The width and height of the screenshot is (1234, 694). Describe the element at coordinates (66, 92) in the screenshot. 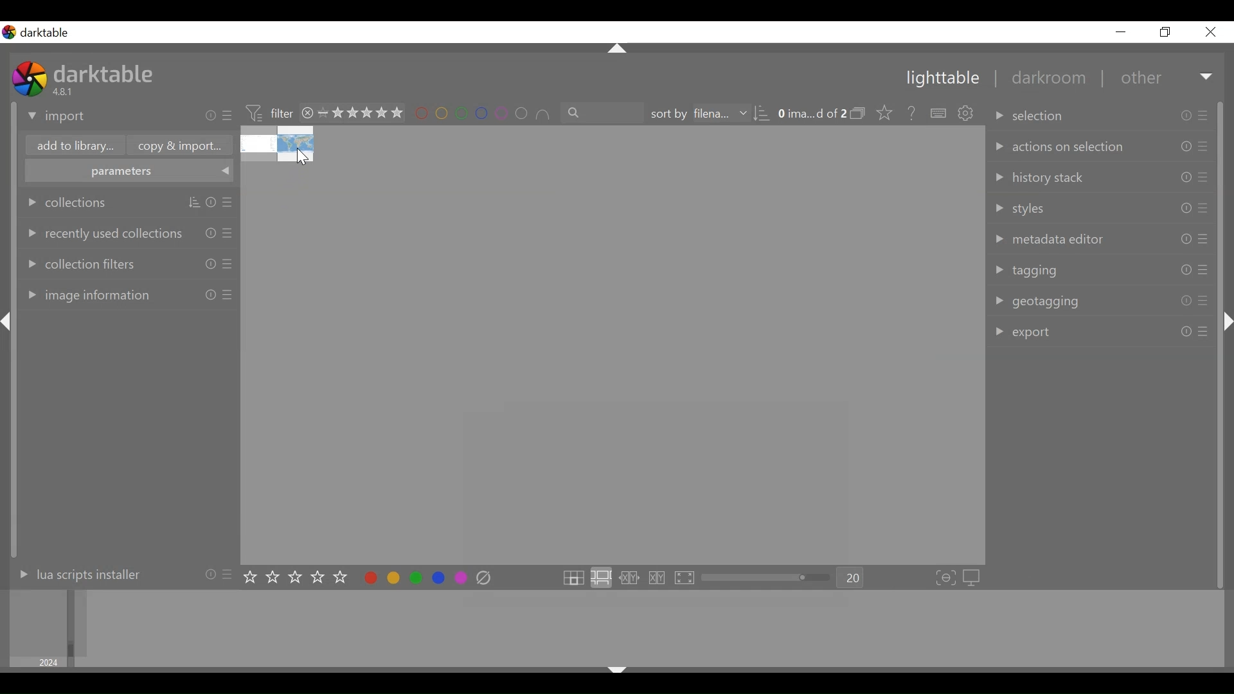

I see `Version` at that location.